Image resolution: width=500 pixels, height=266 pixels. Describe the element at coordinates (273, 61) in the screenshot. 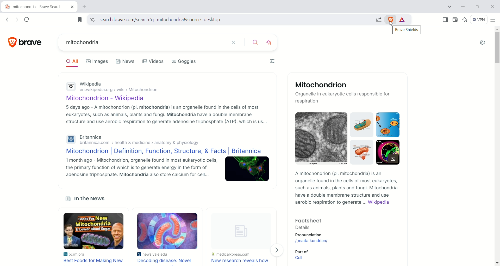

I see `Filters` at that location.